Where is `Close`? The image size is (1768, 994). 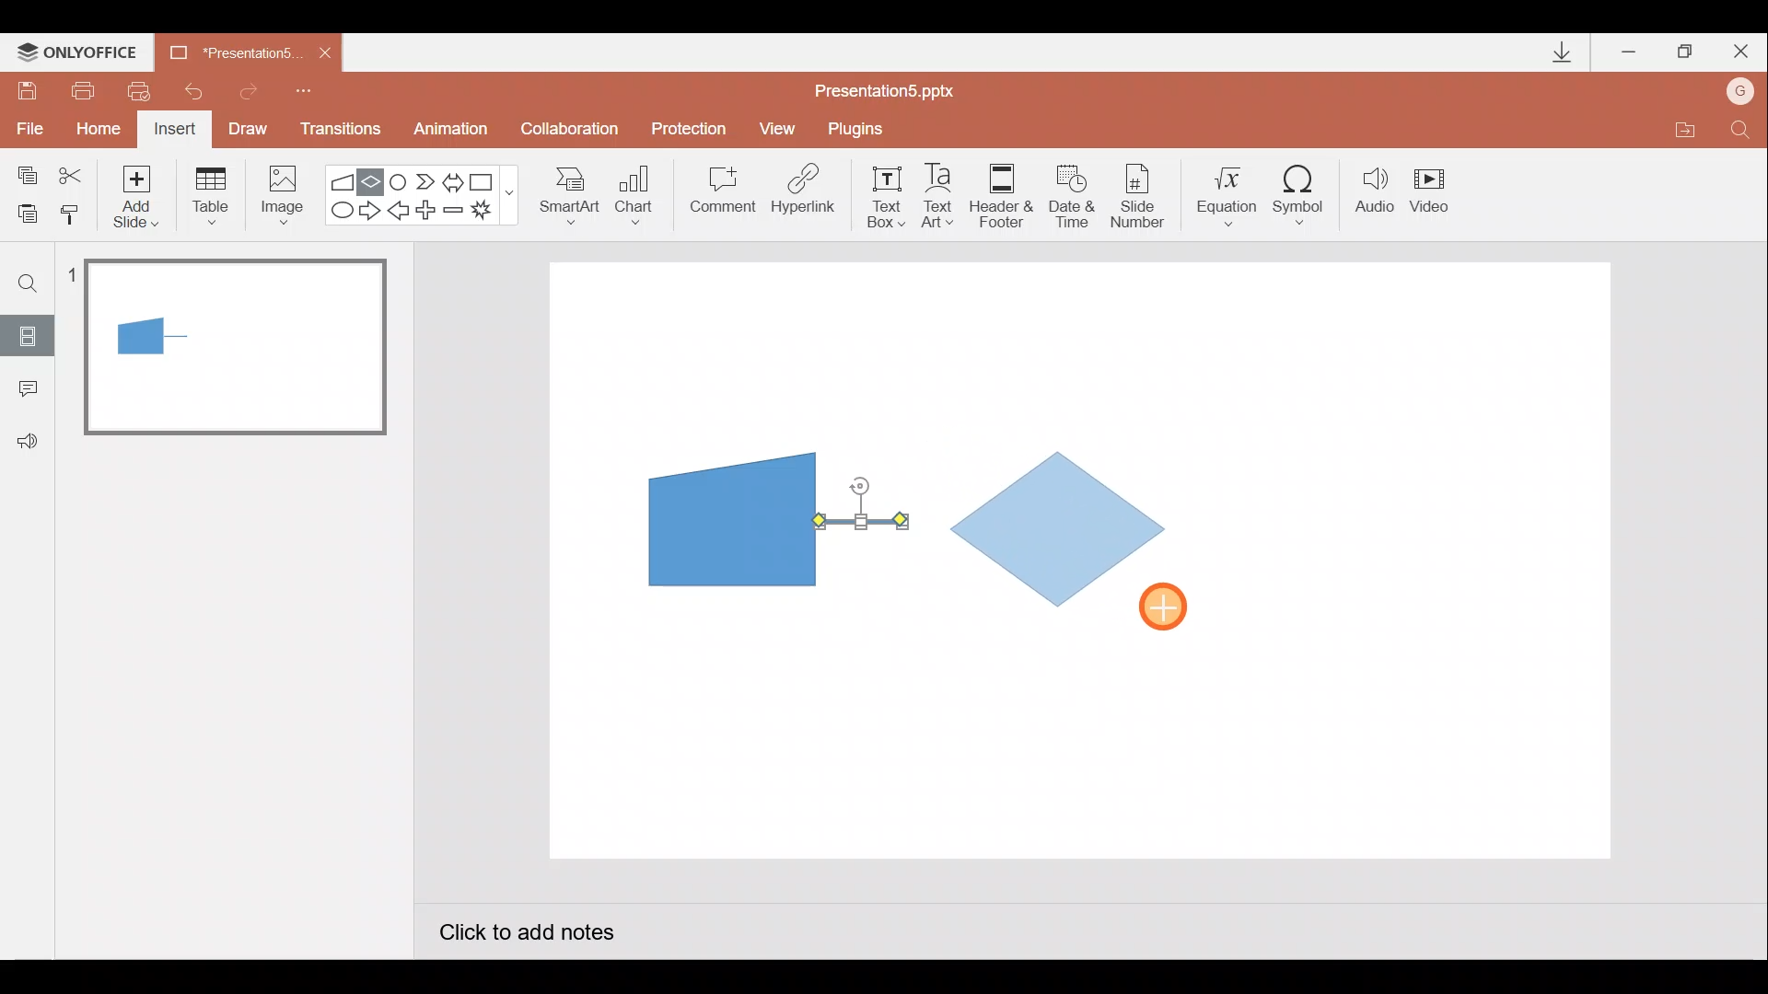
Close is located at coordinates (1741, 55).